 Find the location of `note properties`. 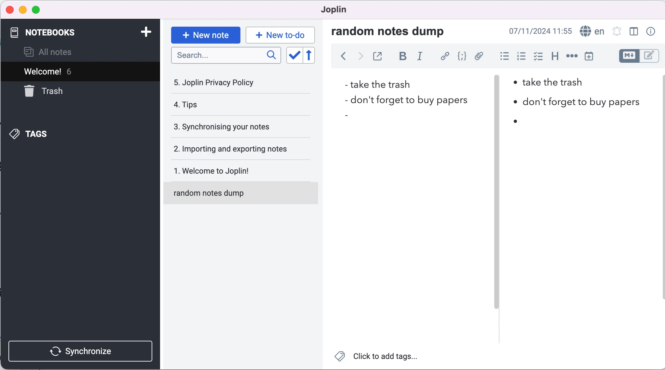

note properties is located at coordinates (650, 32).